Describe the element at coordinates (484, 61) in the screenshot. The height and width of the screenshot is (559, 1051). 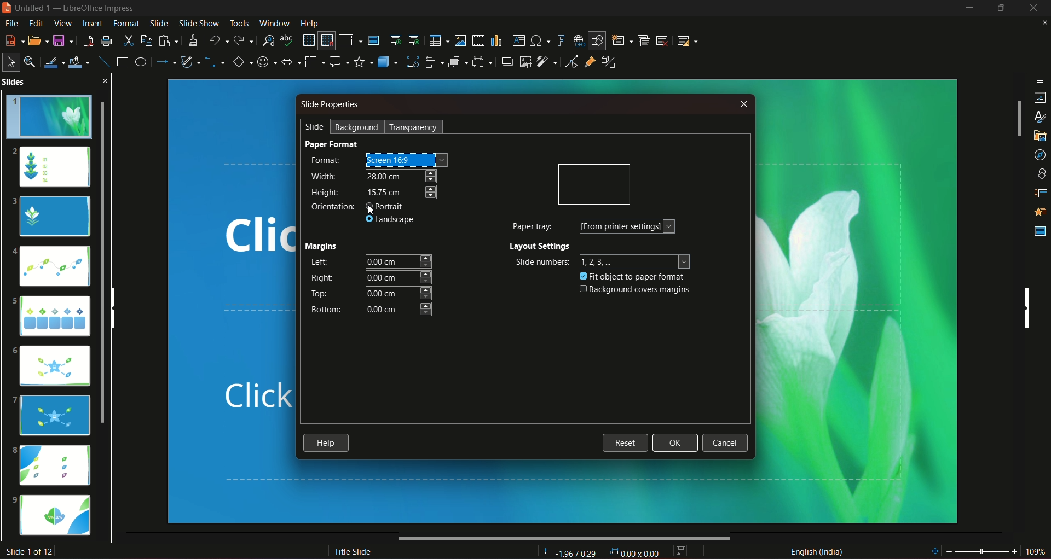
I see `select atlest 3 objects` at that location.